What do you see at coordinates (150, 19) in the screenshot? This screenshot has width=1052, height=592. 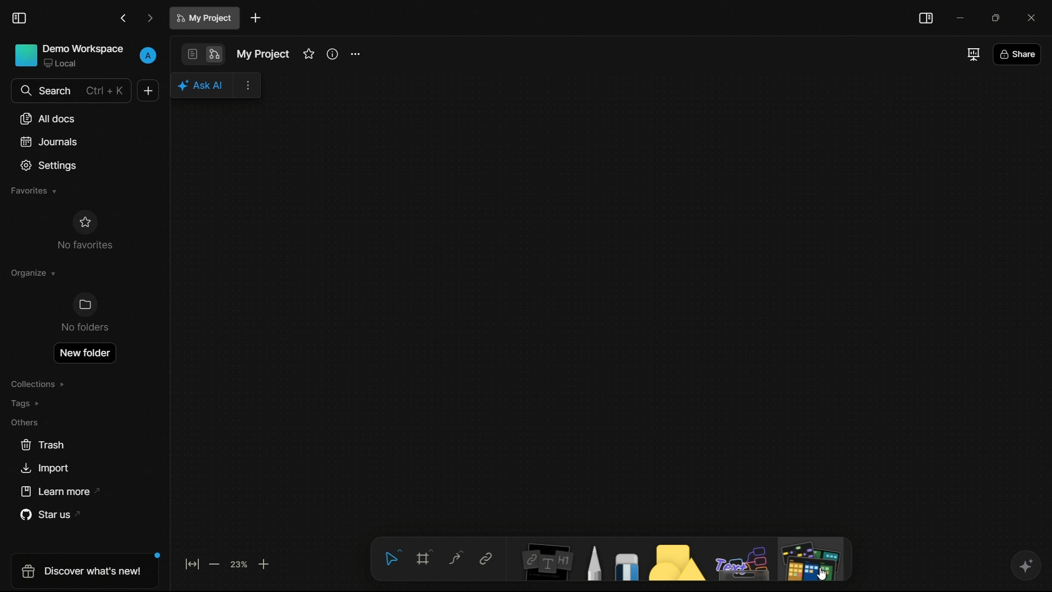 I see `forward` at bounding box center [150, 19].